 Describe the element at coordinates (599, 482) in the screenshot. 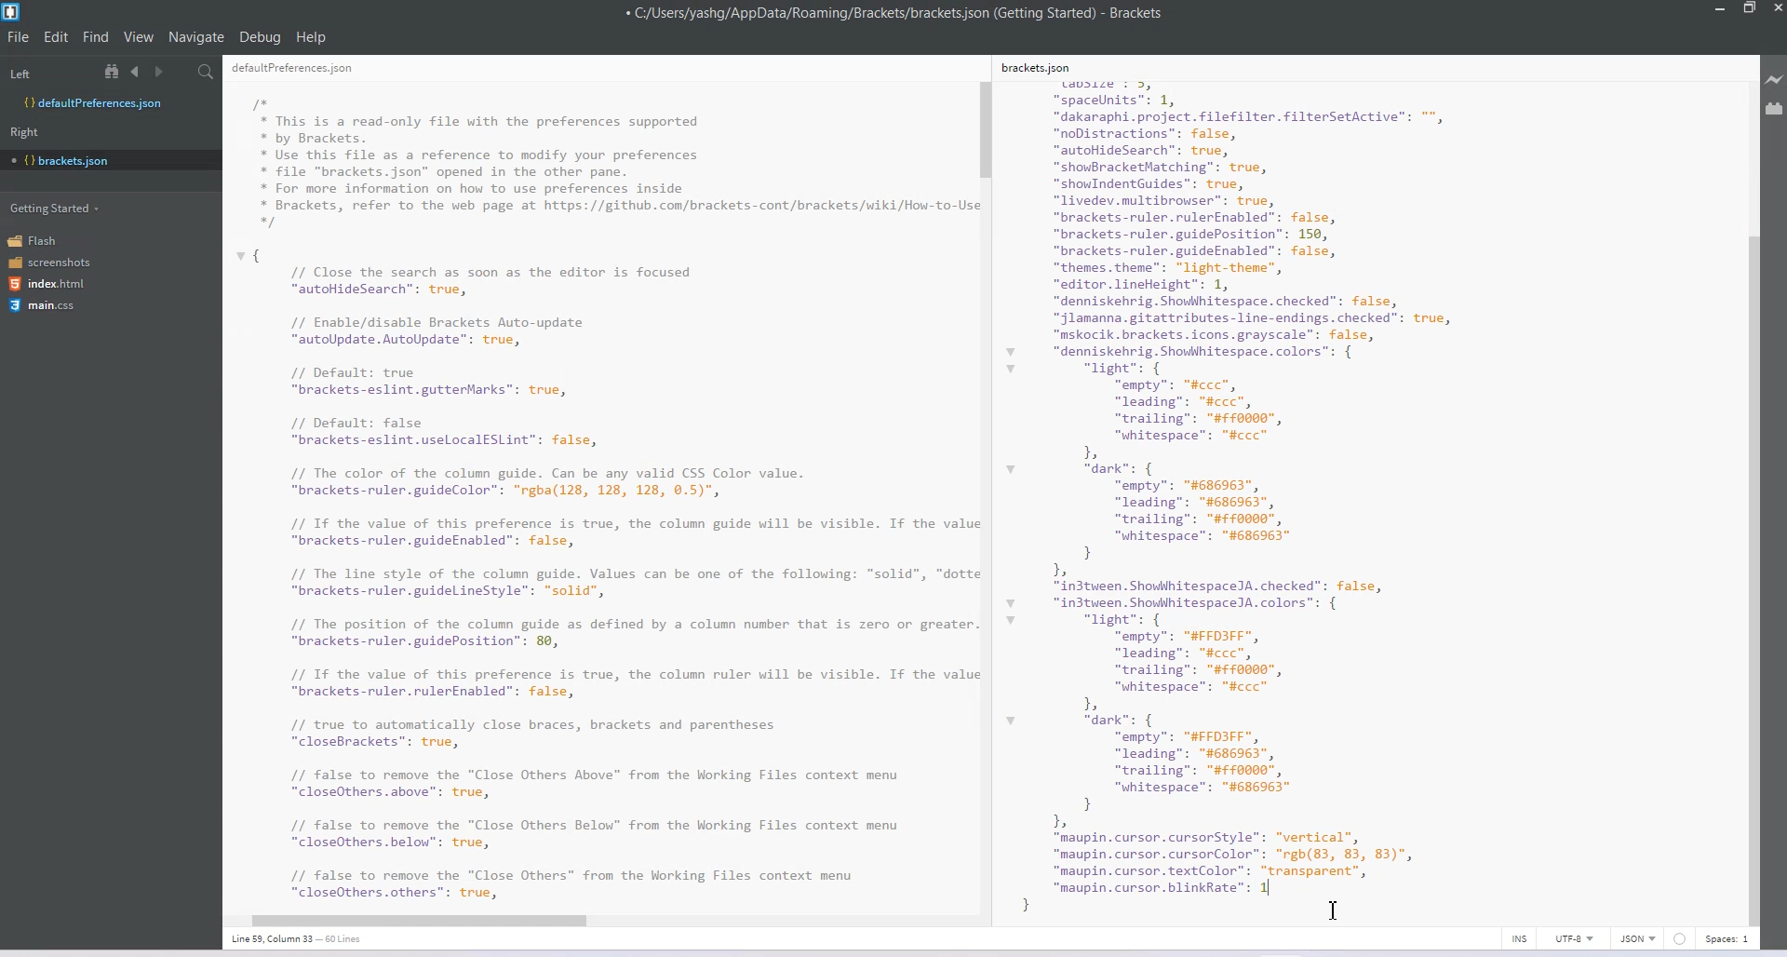

I see `RE I
I”
* This is a read-only file with the preferences supported
* by Brackets.
* Use this file as a reference to modify your preferences
* file "brackets.json" opened in the other pane.
* For more information on how to use preferences inside
* Brackets, refer to the web page at https://github.com/brackets-cont/brackets/wiki/How-to-U:
*/
{
// Close the search as soon as the editor is focused
“autoHideSearch”: true,
// Enable/disable Brackets Auto-update
“autoUpdate. AutoUpdate”: true,
// Default: true
“brackets-eslint.gutterMarks": true,
// Default: false
“brackets-eslint.uselocalESLint": false,
// The color of the column guide. Can be any valid CSS Color value.
“brackets-ruler.guideColor": "rgba(128, 128, 128, ©.5)",
// Tf the value of this preference is true, the column guide will be visible. If the val:
“brackets-ruler.guideEnabled": false,
// The line style of the column guide. Values can be one of the following: “solid”, "dott
“brackets-ruler.guidelineStyle": "solid",
// The position of the column guide as defined by a column number that is zero or greater
“brackets-ruler.guidePosition": 89,
// Tf the value of this preference is true, the column ruler will be visible. If the val:
“brackets-ruler.rulerEnabled": false,
// true to automatically close braces, brackets and parentheses
“closeBrackets": true,
// false to remove the "Close Others Above” from the Working Files context menu
“closeOthers.above": true,
// false to remove the "Close Others Below” from the Working Files context menu
“closeOthers.below": true,
// false to remove the "Close Others” from the Working Files context menu
"closeOthers.others”: true,` at that location.